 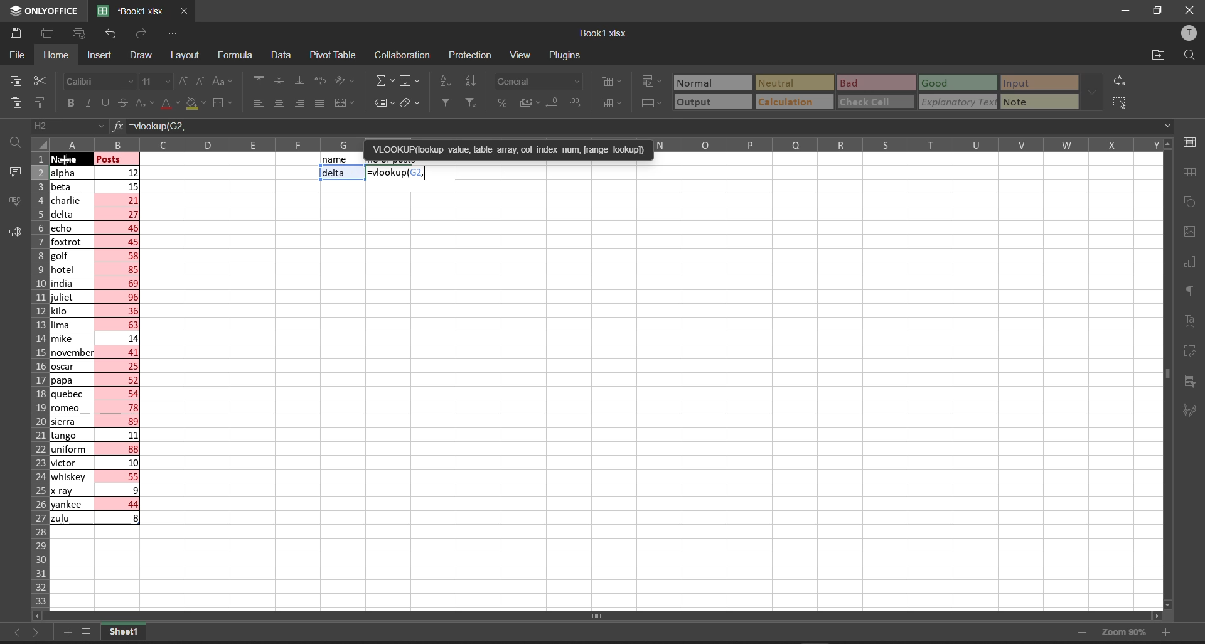 I want to click on move left, so click(x=41, y=616).